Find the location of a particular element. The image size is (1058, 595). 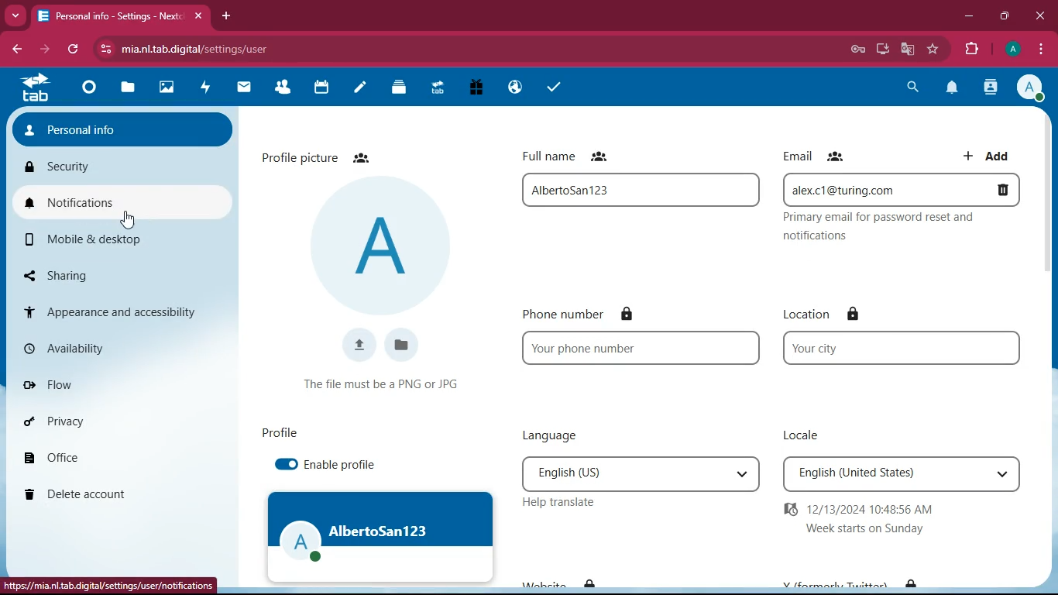

view site information is located at coordinates (104, 50).